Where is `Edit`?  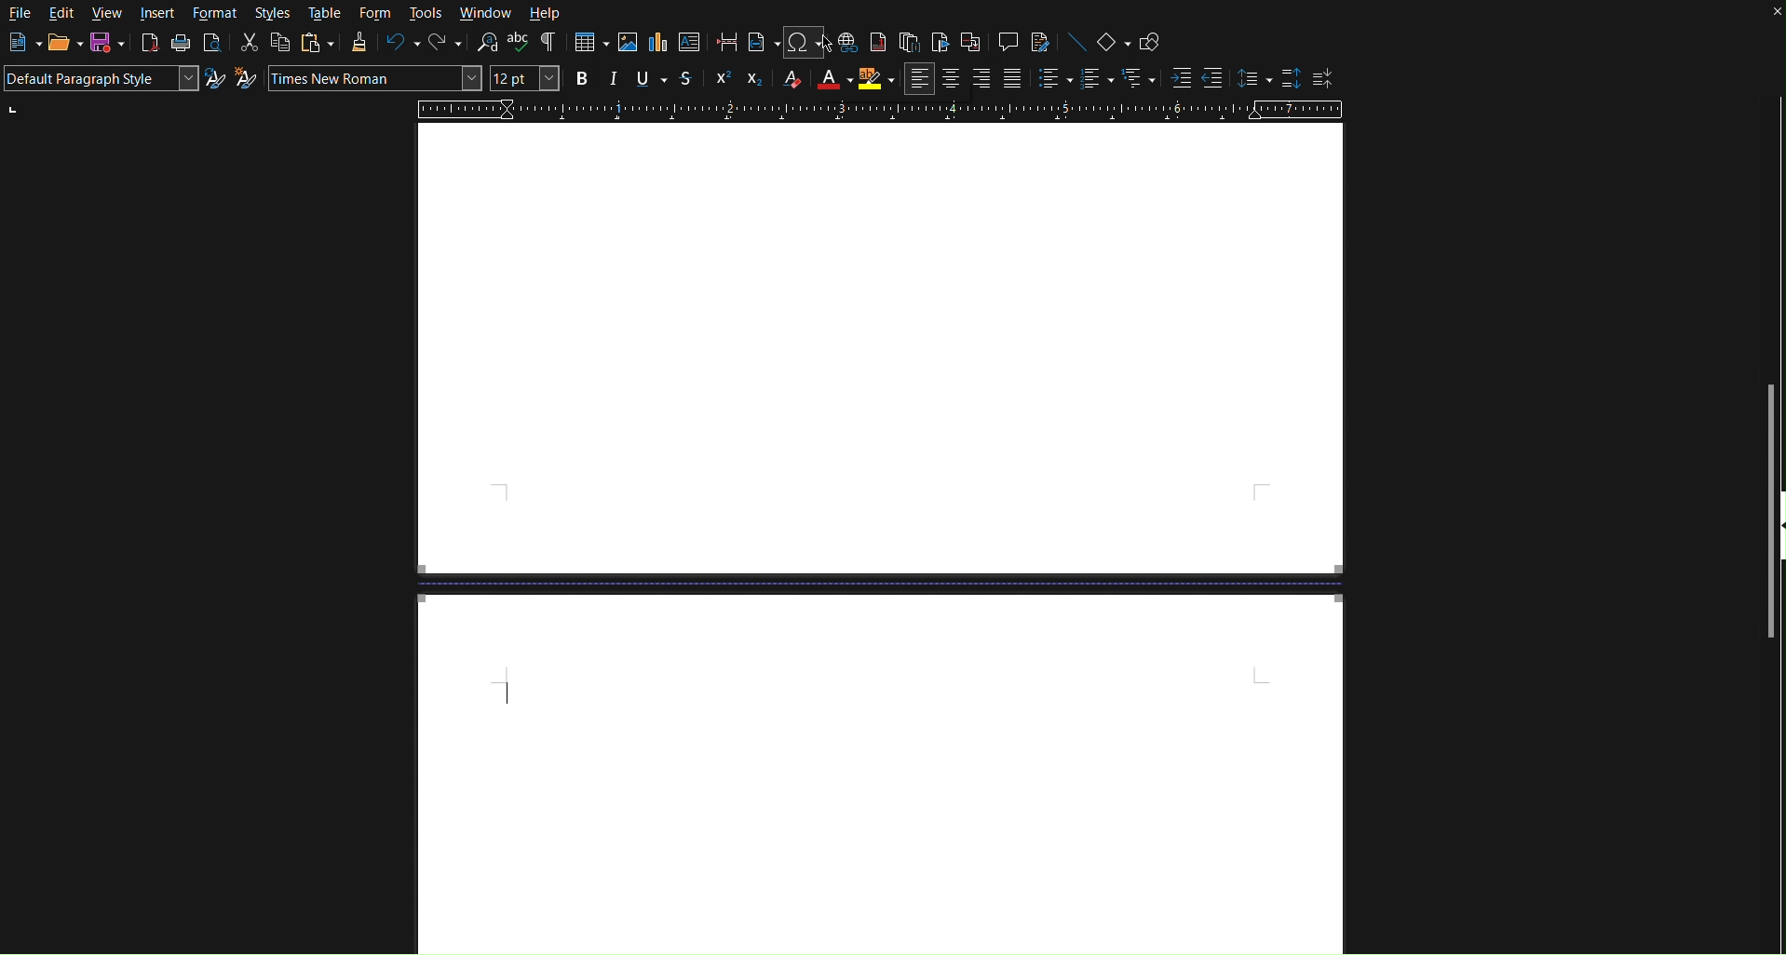
Edit is located at coordinates (61, 14).